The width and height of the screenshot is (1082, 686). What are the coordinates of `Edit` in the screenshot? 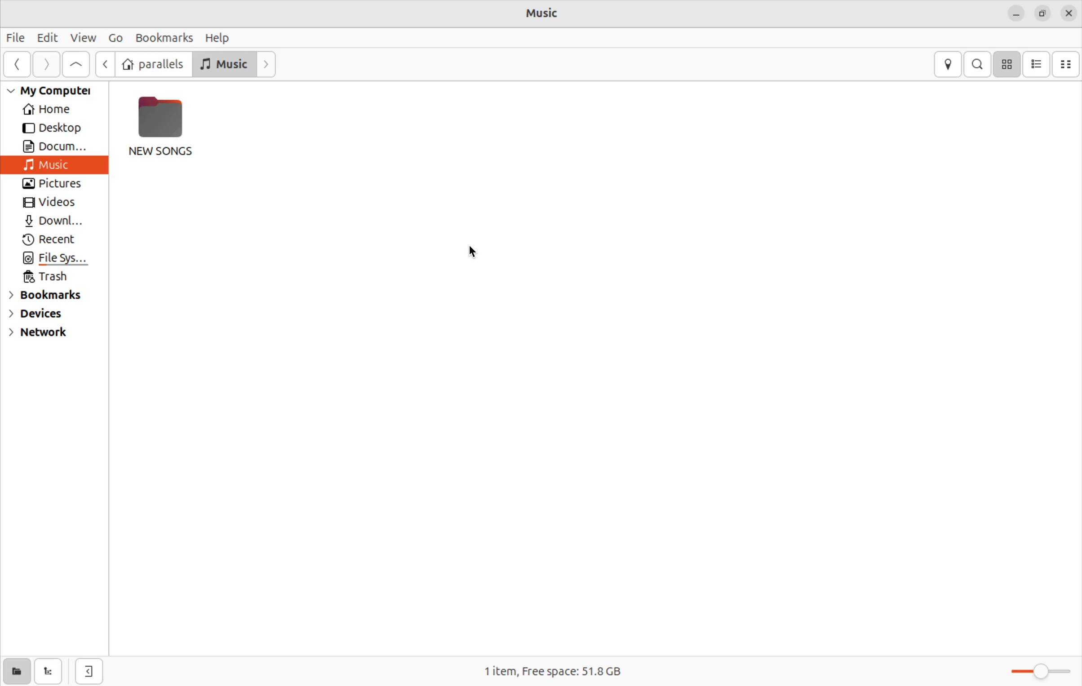 It's located at (46, 37).